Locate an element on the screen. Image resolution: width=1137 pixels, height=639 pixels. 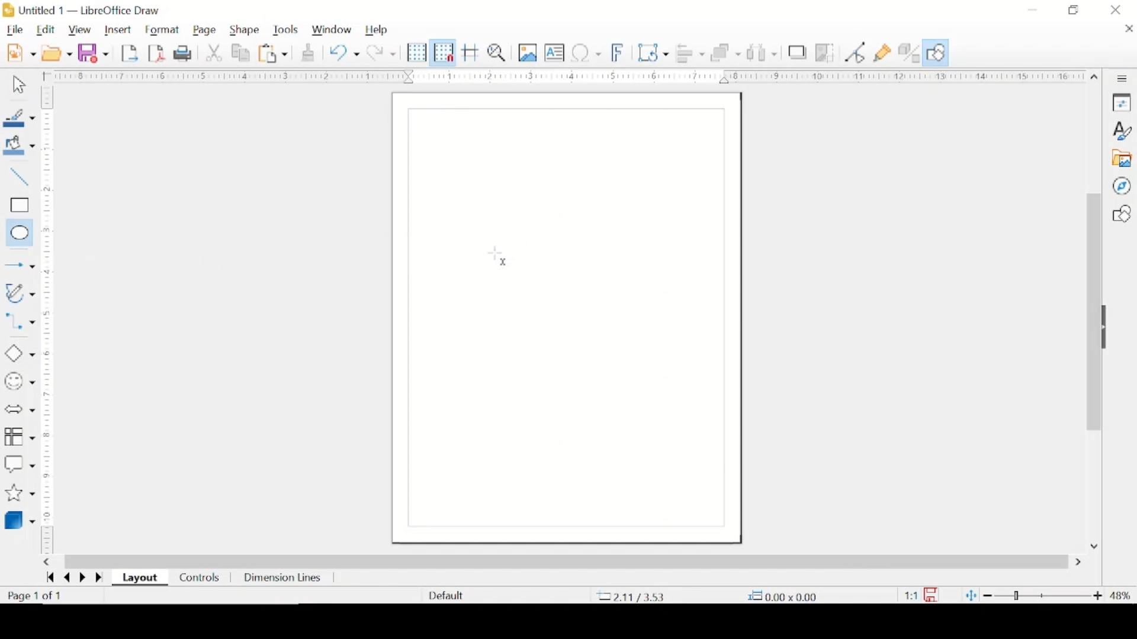
dimension lines is located at coordinates (282, 578).